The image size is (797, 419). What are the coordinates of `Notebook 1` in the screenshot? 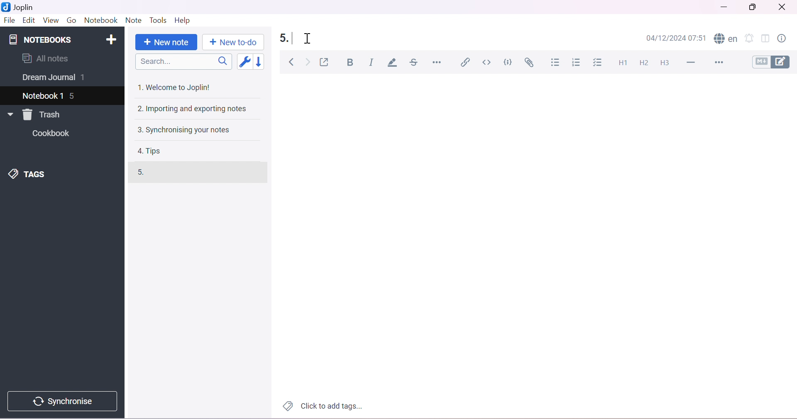 It's located at (44, 95).